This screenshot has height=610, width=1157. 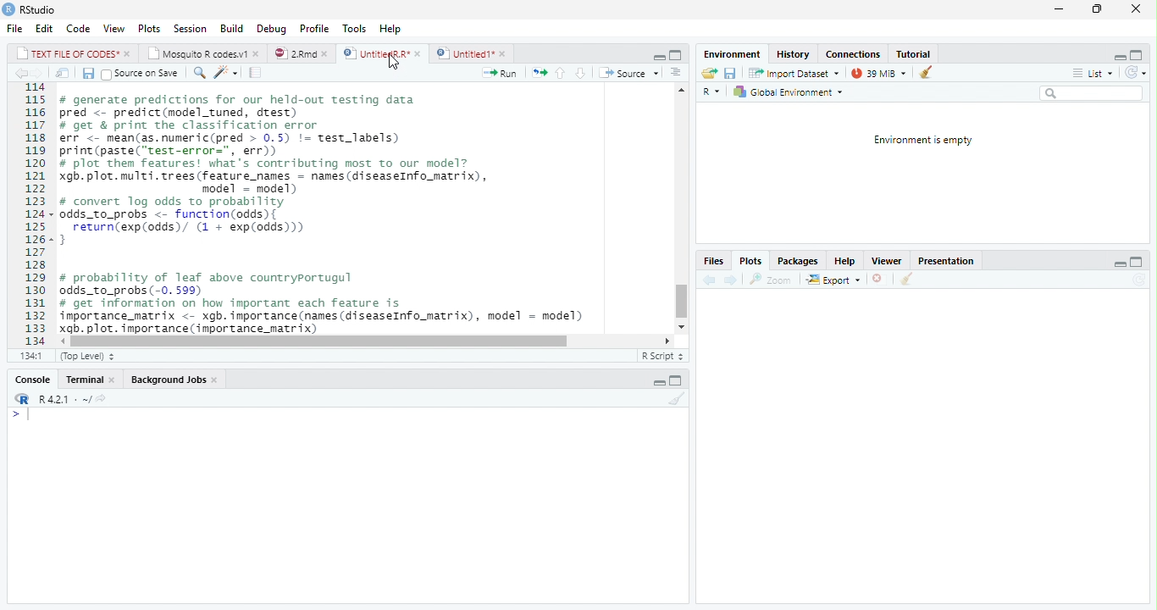 I want to click on Session, so click(x=191, y=28).